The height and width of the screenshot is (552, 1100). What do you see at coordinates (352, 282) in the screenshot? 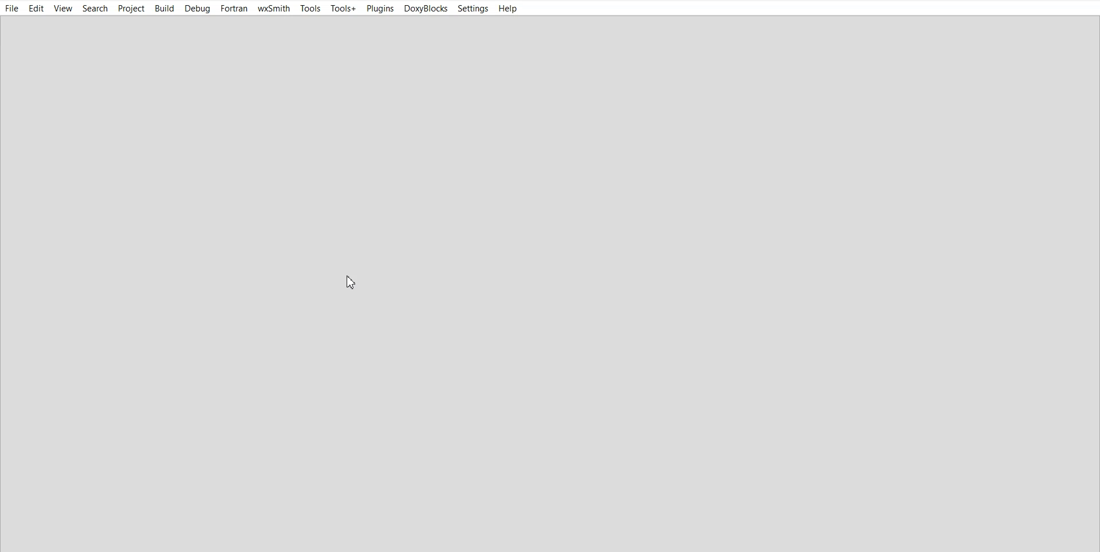
I see `Cursor` at bounding box center [352, 282].